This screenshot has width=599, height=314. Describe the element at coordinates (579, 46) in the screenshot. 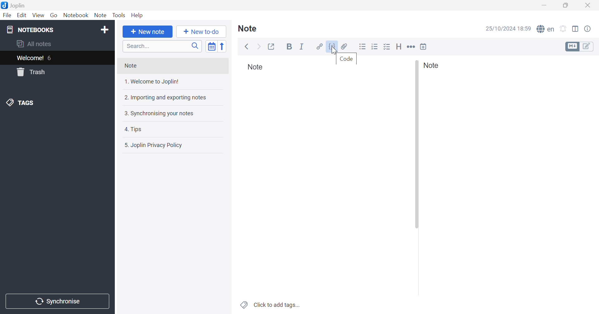

I see `Toggle editors` at that location.